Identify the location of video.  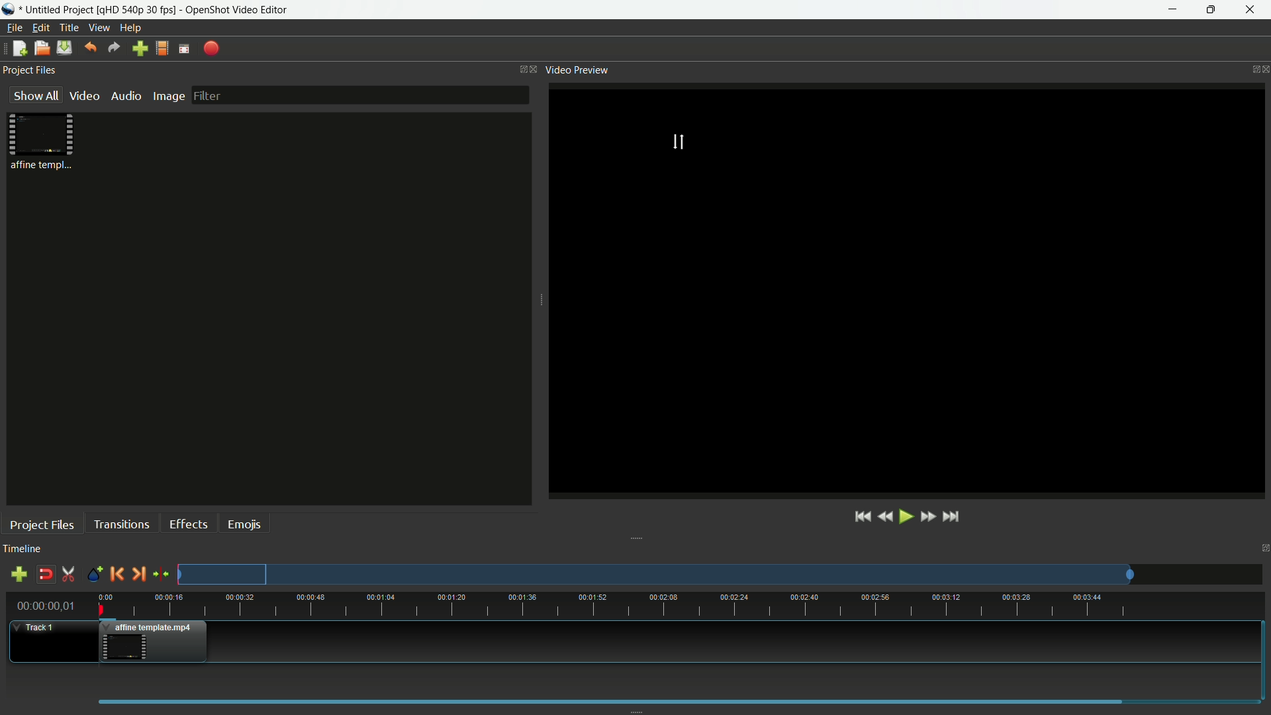
(85, 95).